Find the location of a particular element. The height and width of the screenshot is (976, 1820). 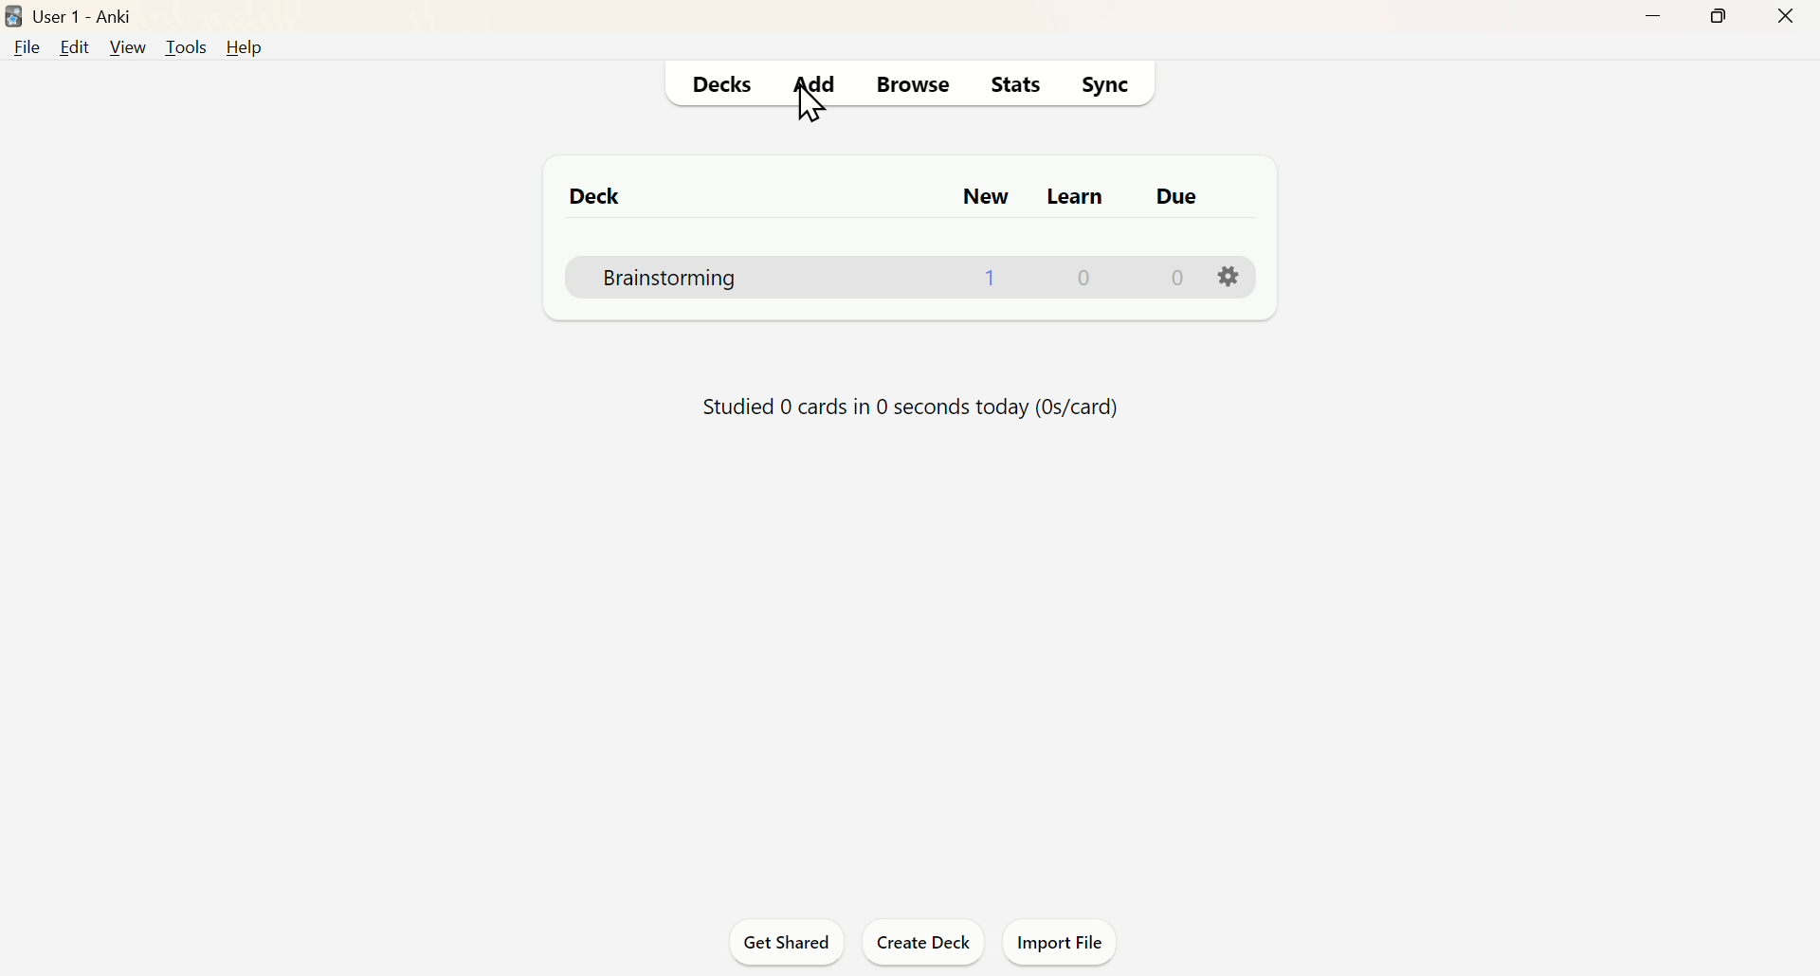

Deck is located at coordinates (589, 193).